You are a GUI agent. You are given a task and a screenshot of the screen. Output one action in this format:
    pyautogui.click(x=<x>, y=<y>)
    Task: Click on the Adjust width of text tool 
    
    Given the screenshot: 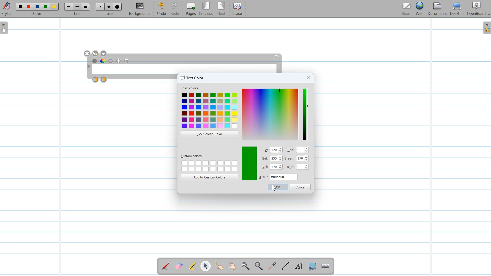 What is the action you would take?
    pyautogui.click(x=88, y=67)
    